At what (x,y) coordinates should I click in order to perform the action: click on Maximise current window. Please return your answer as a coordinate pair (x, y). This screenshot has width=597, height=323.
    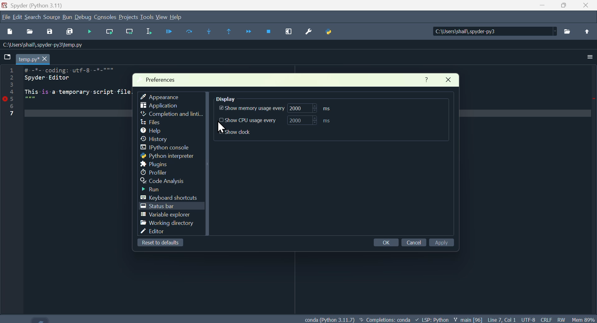
    Looking at the image, I should click on (289, 32).